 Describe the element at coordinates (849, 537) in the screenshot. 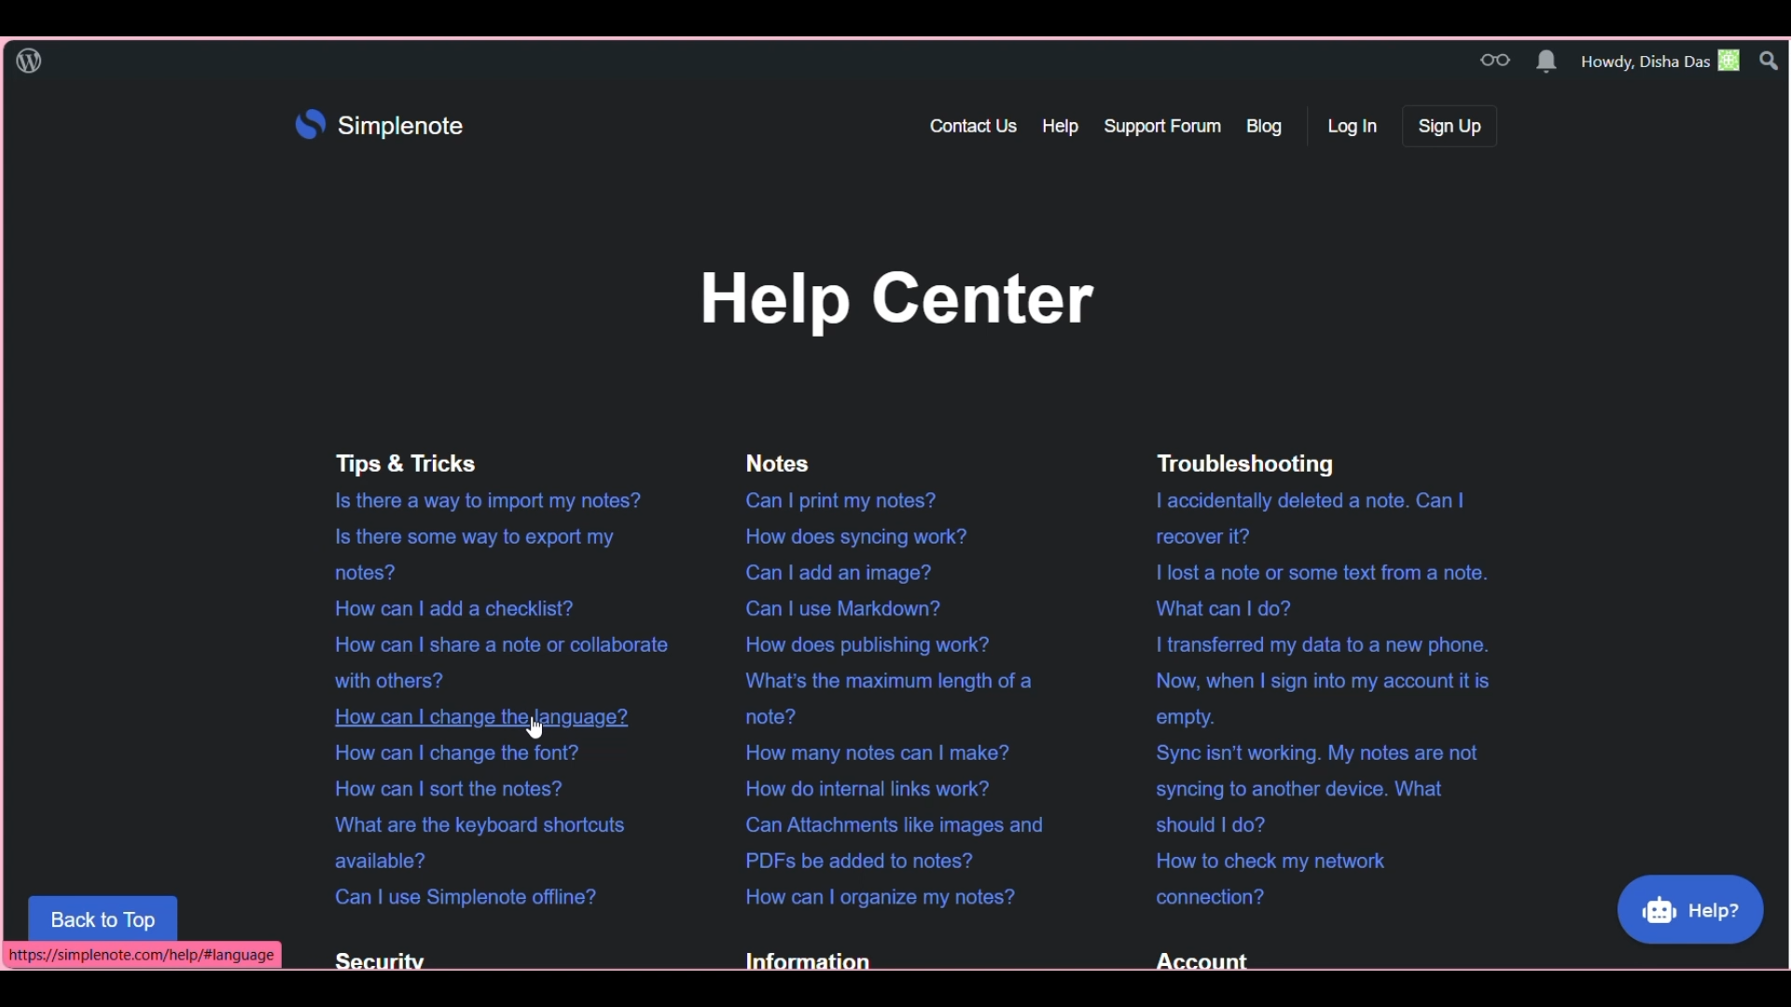

I see `How does syncing work?` at that location.